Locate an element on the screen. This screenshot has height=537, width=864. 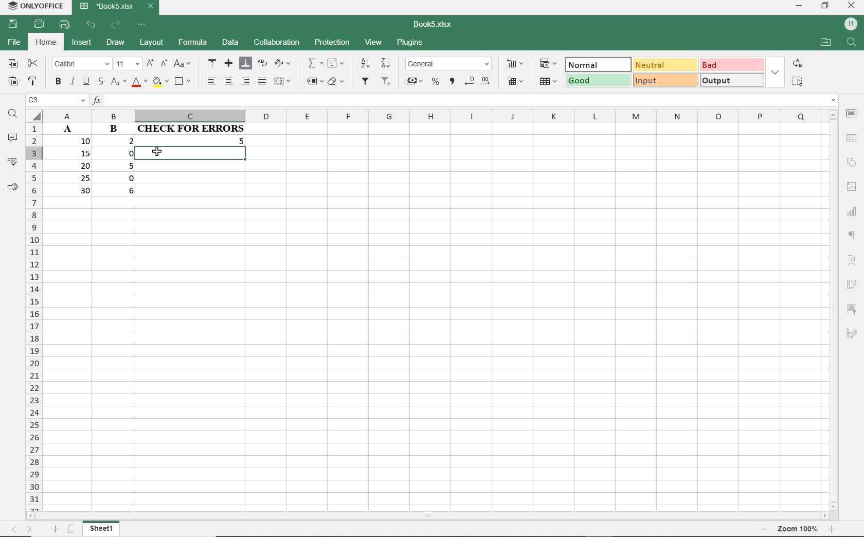
HP is located at coordinates (851, 24).